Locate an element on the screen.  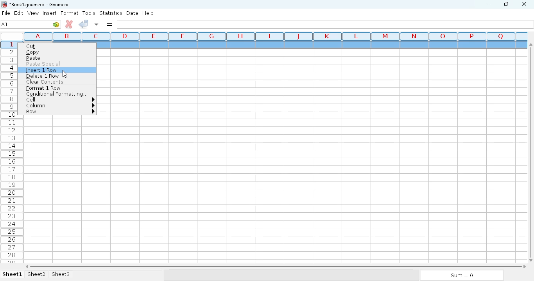
row is located at coordinates (59, 112).